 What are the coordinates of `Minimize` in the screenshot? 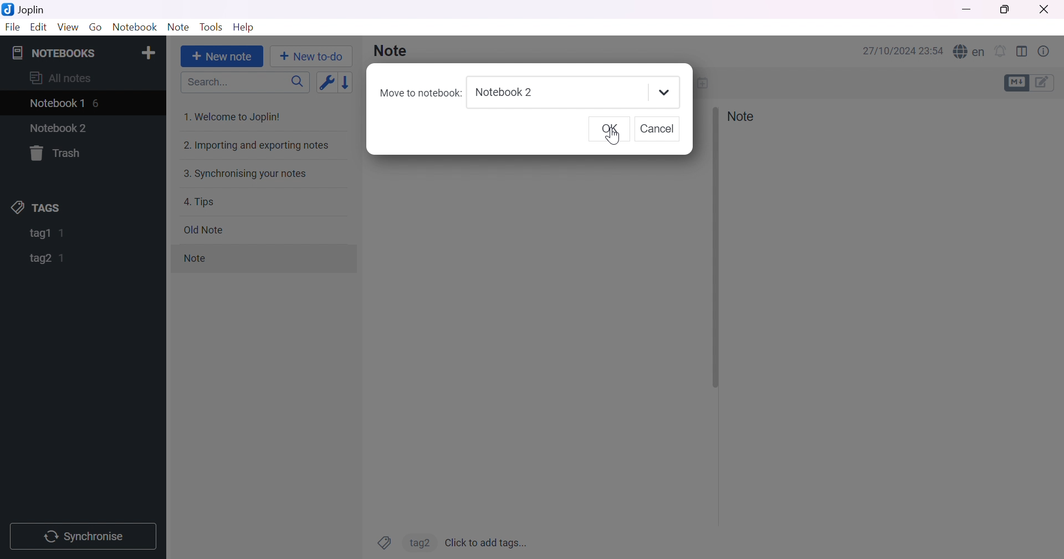 It's located at (966, 9).